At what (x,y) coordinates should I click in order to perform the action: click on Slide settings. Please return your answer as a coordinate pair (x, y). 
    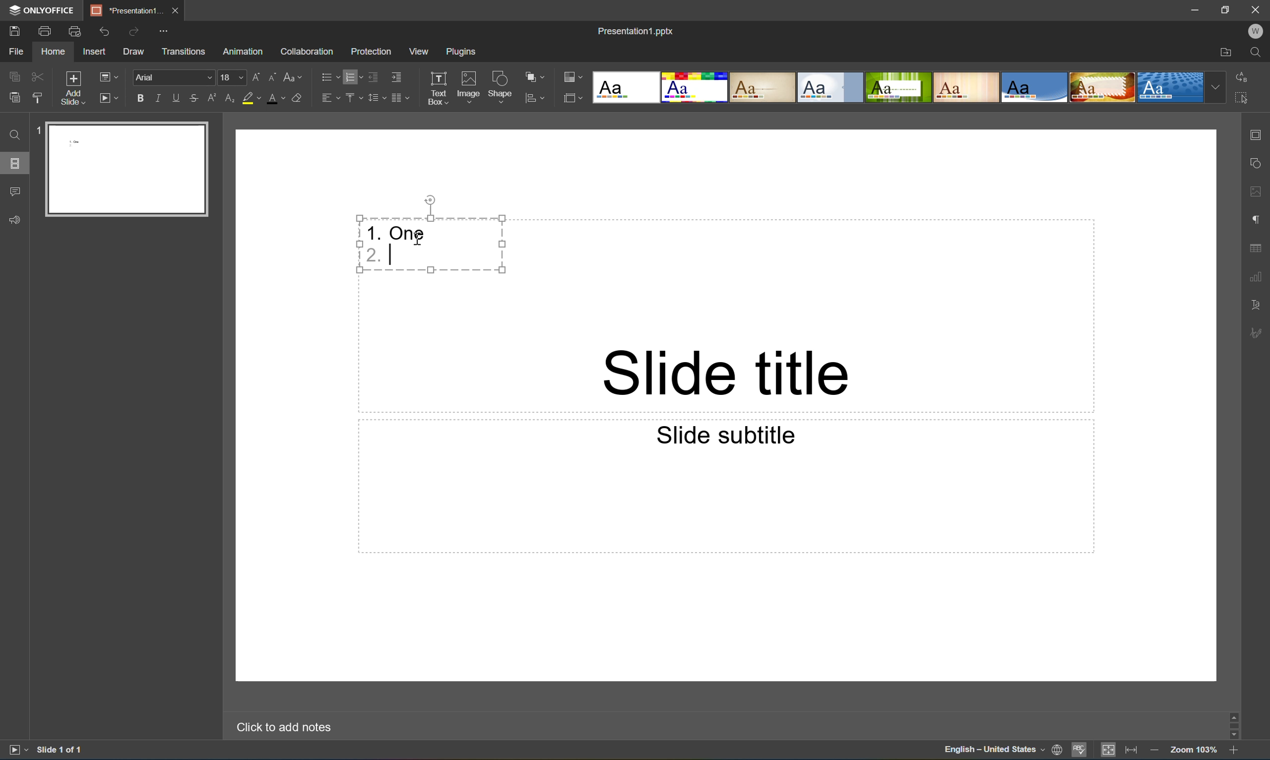
    Looking at the image, I should click on (1259, 135).